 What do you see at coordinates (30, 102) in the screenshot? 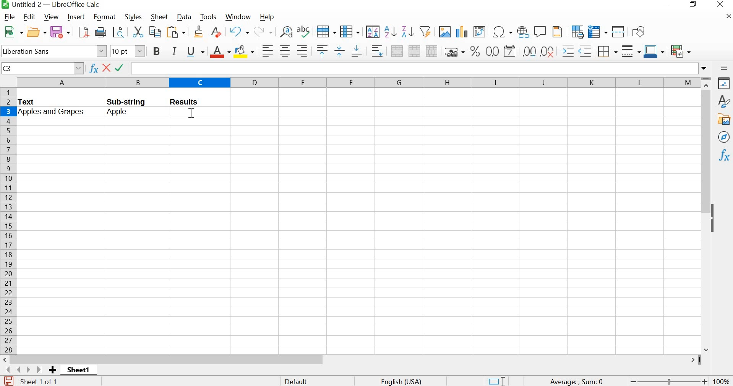
I see `TEXT` at bounding box center [30, 102].